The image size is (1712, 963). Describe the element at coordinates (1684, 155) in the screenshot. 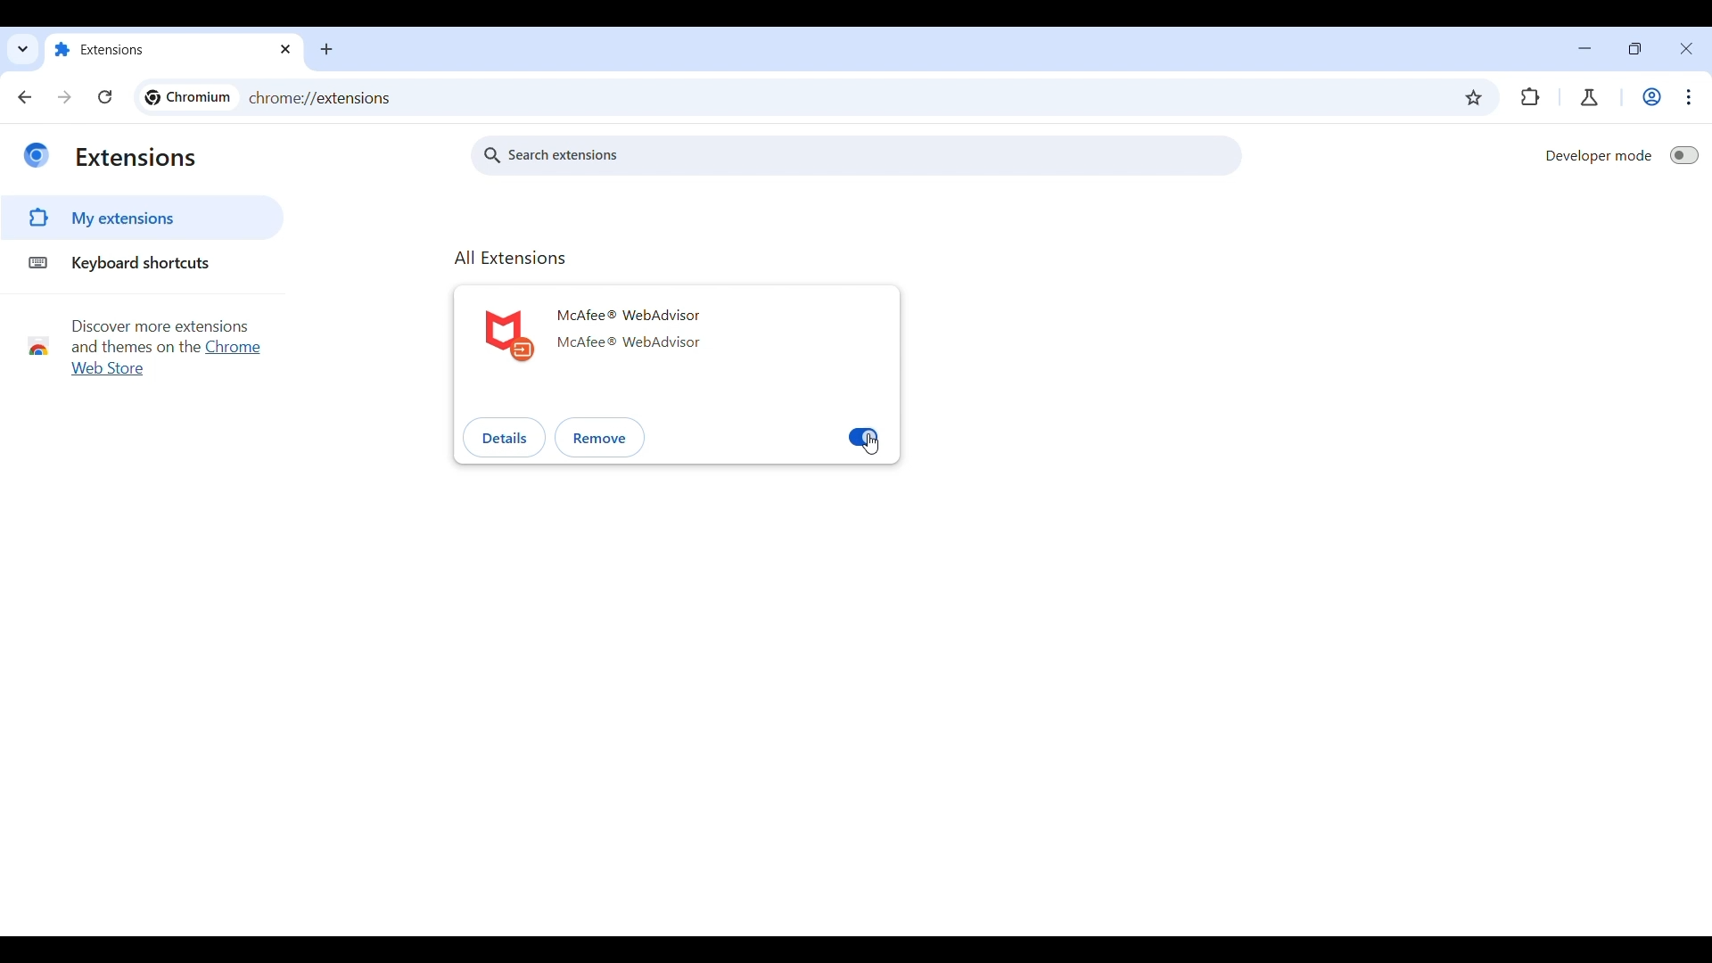

I see `Toggle on to switch to Developer mode` at that location.